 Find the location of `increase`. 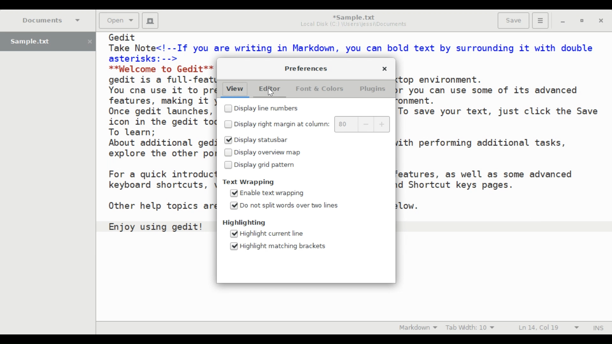

increase is located at coordinates (382, 124).